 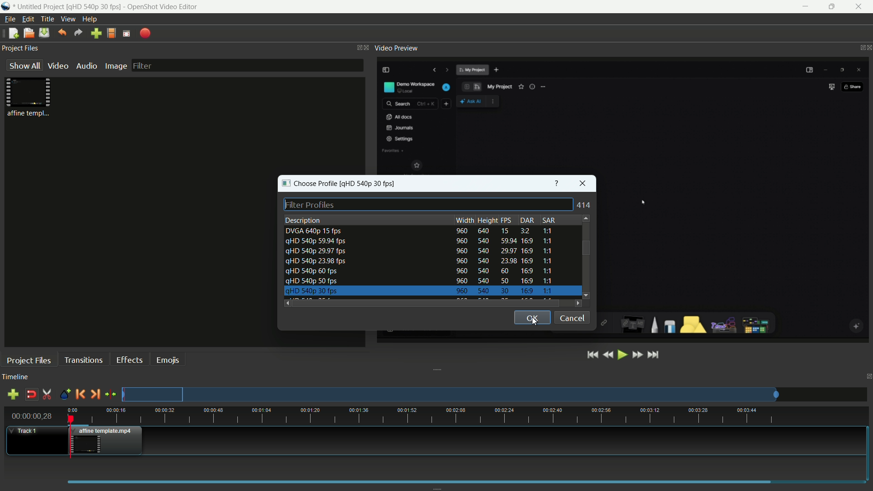 I want to click on next marker, so click(x=95, y=395).